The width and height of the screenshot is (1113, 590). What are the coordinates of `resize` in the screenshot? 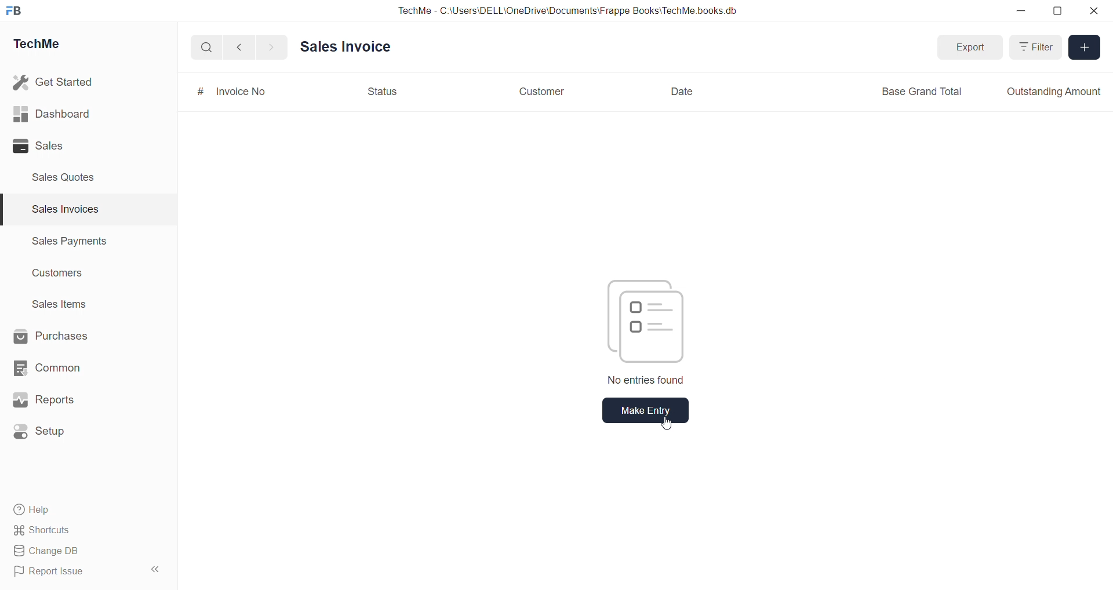 It's located at (1057, 12).